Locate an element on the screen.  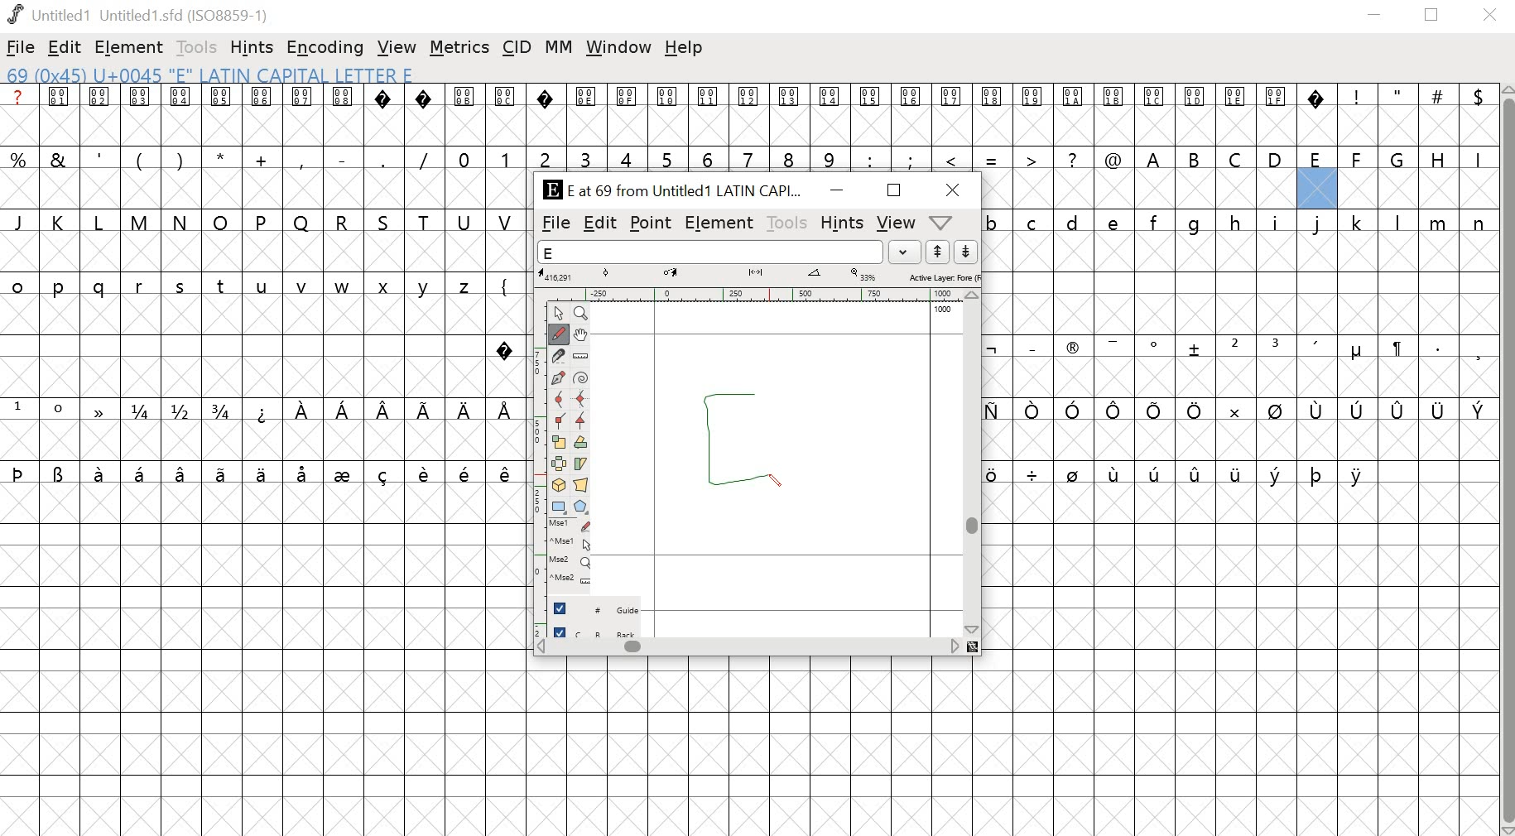
special characters and empty cells is located at coordinates (1238, 473).